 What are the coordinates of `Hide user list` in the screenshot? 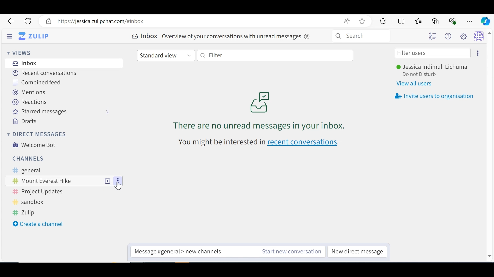 It's located at (433, 36).